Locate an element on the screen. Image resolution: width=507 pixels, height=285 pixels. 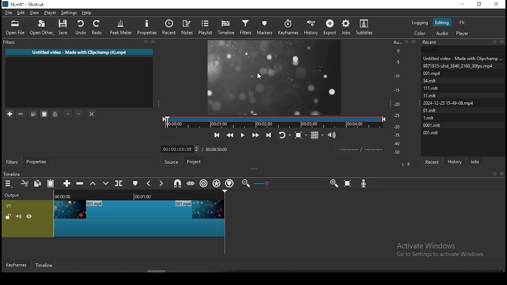
V1 is located at coordinates (9, 206).